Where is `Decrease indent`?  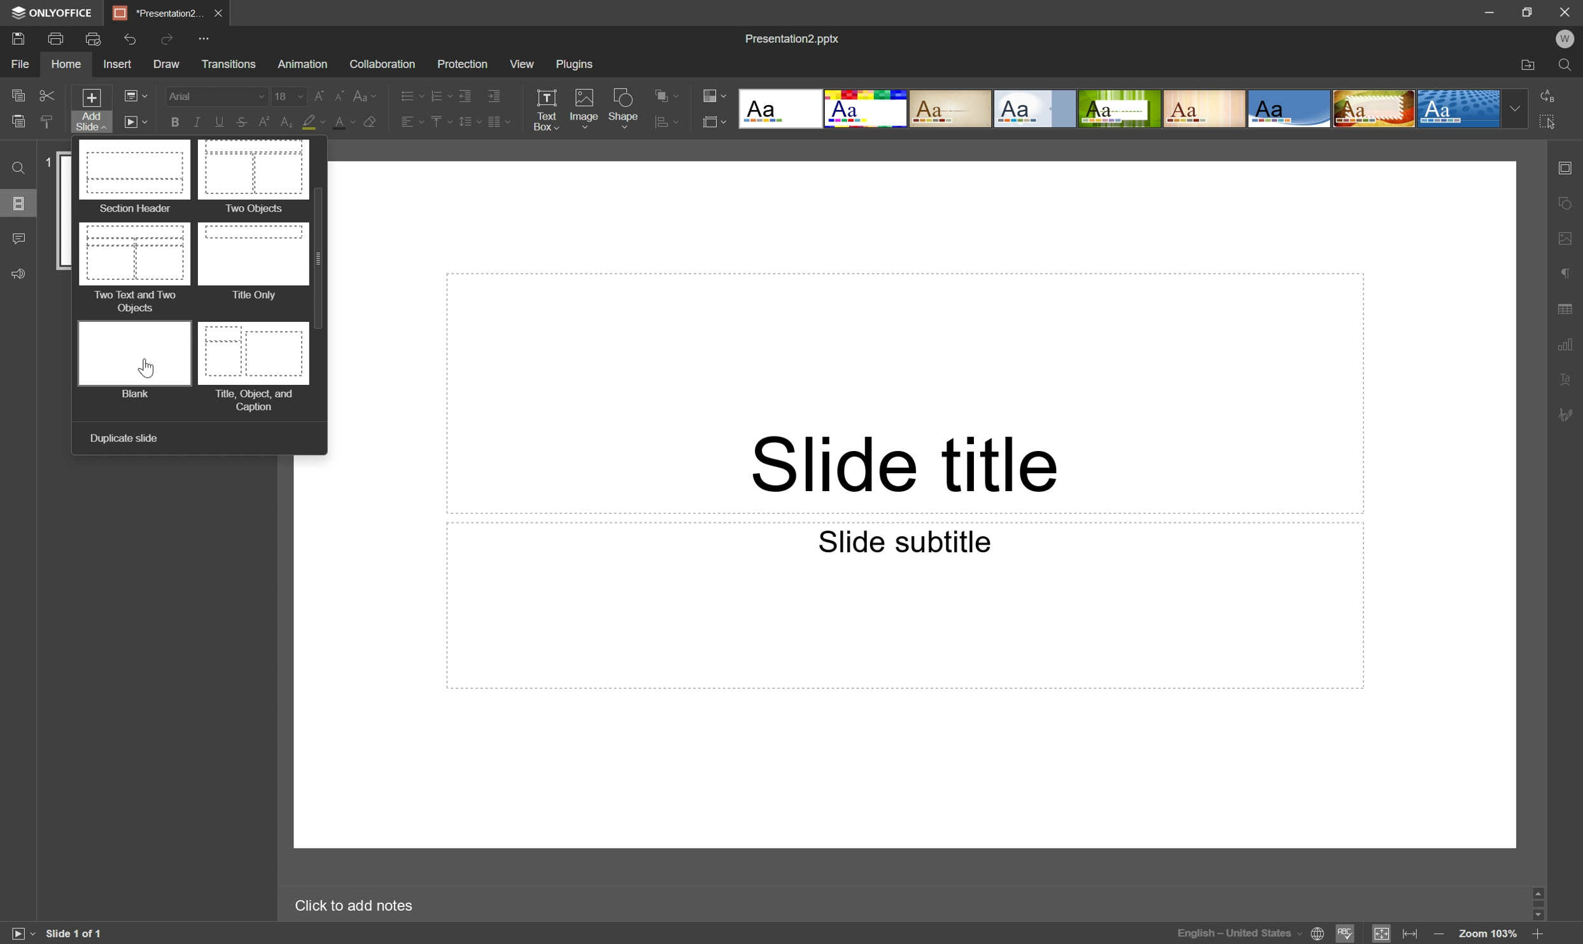
Decrease indent is located at coordinates (466, 92).